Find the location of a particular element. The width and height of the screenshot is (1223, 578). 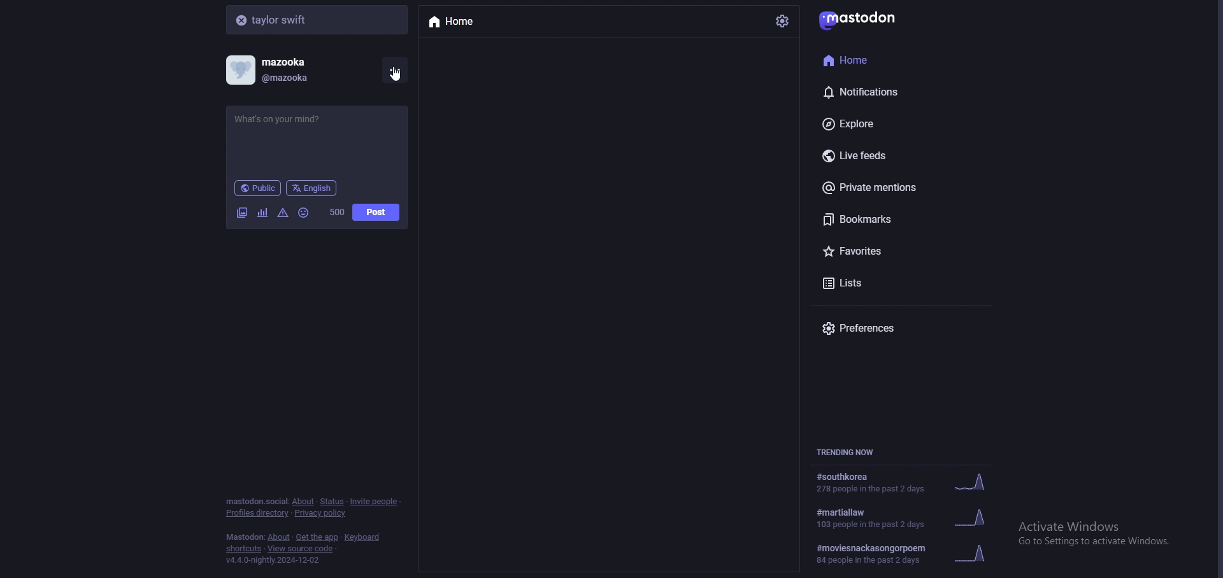

home is located at coordinates (880, 60).